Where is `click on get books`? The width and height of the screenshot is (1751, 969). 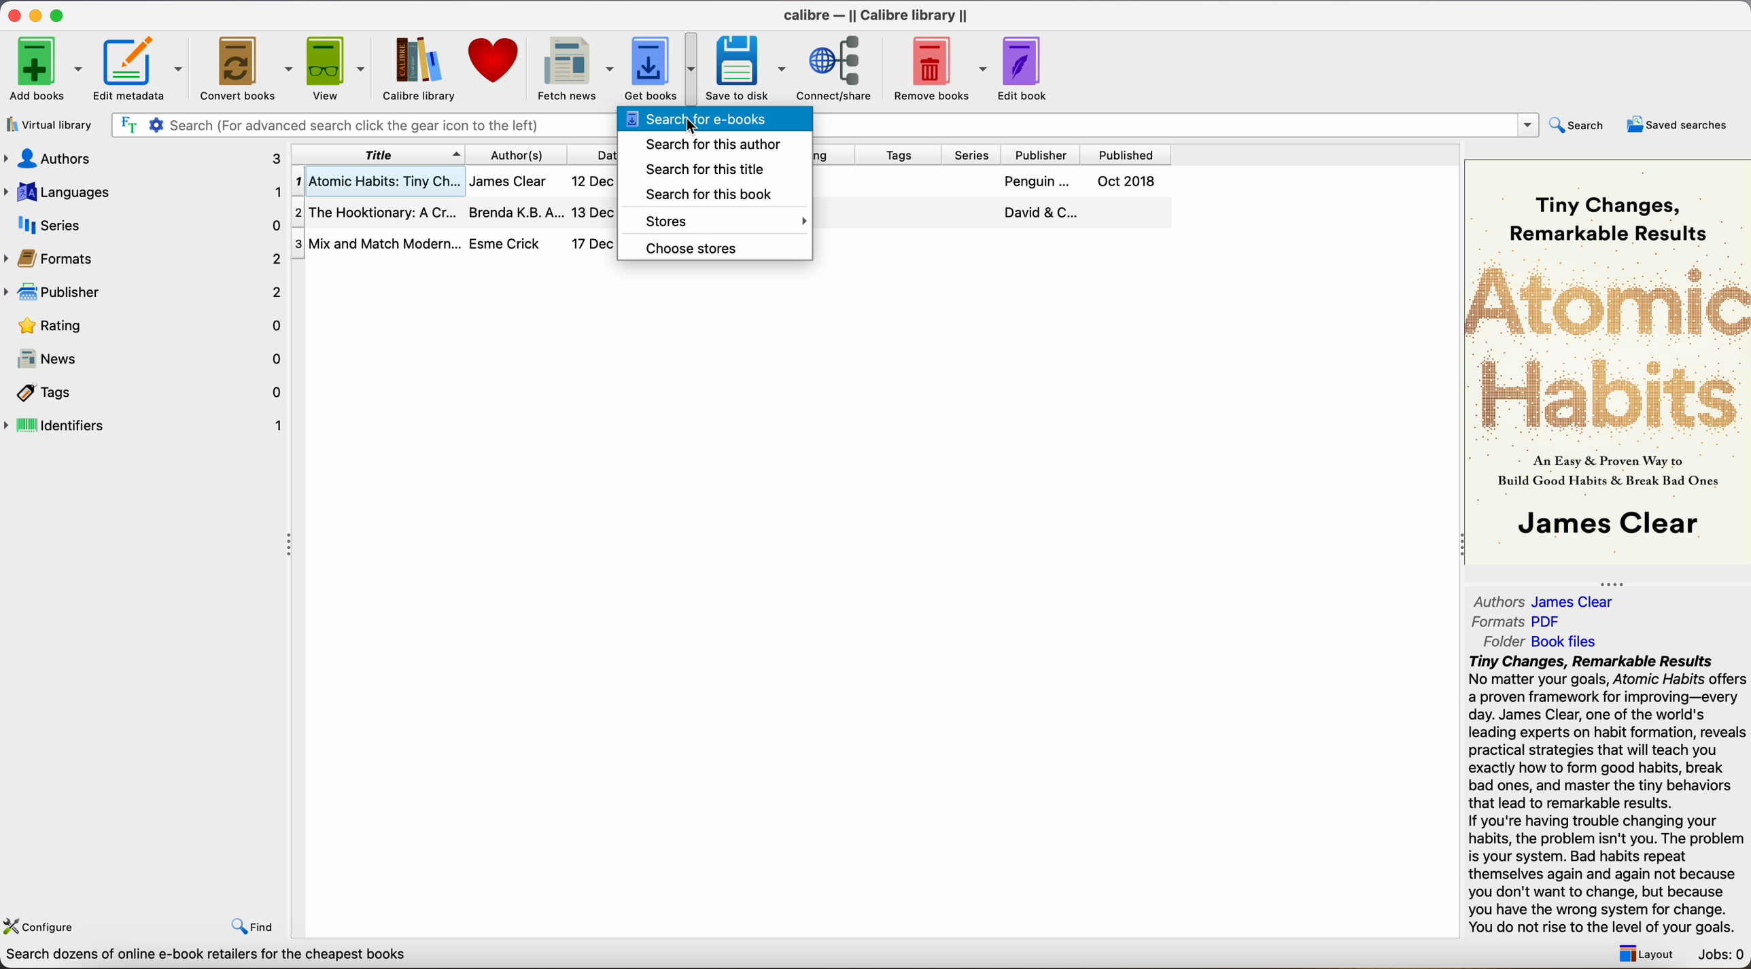 click on get books is located at coordinates (649, 67).